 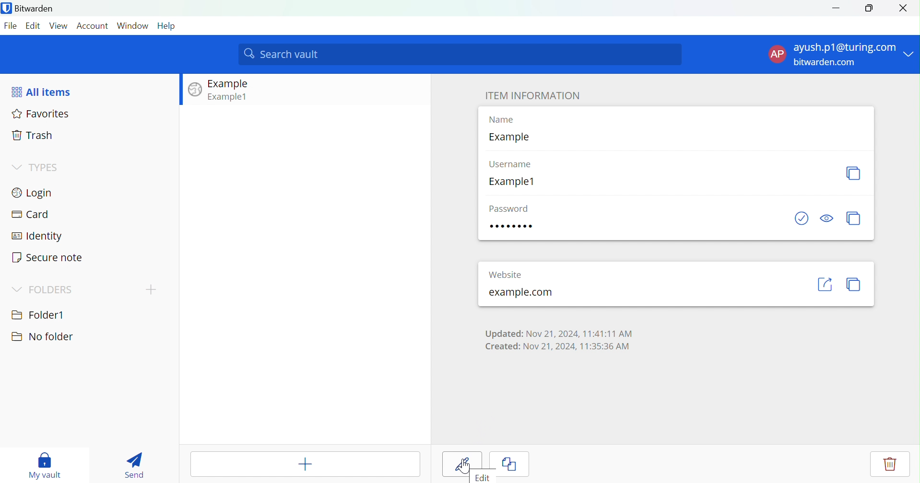 What do you see at coordinates (890, 464) in the screenshot?
I see `Delete` at bounding box center [890, 464].